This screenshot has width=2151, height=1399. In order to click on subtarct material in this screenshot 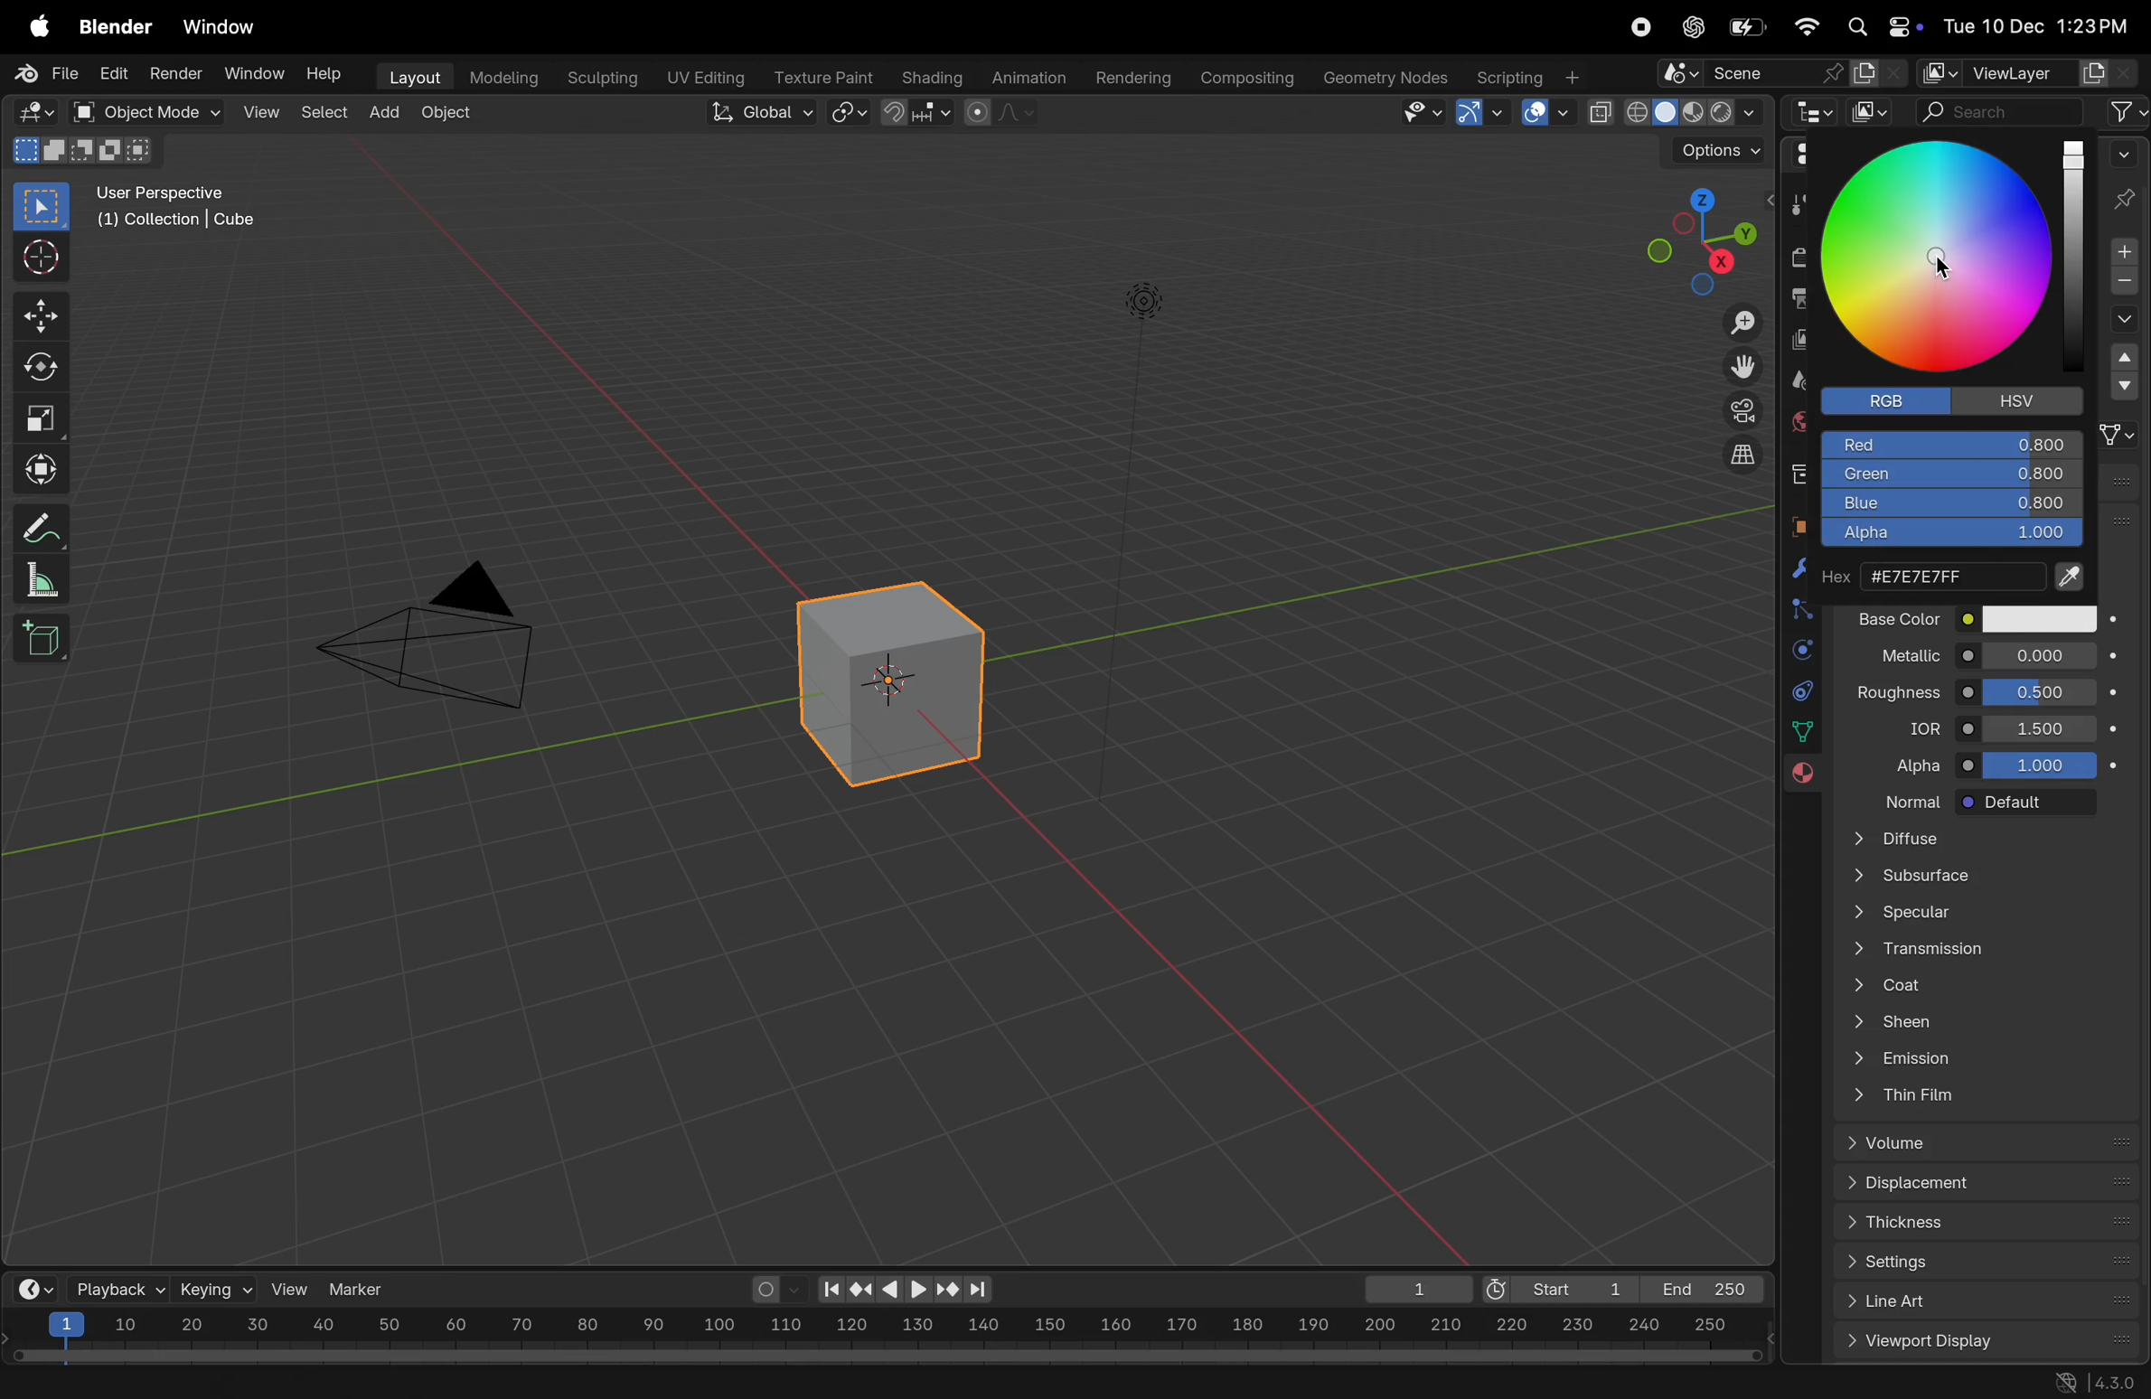, I will do `click(2120, 285)`.